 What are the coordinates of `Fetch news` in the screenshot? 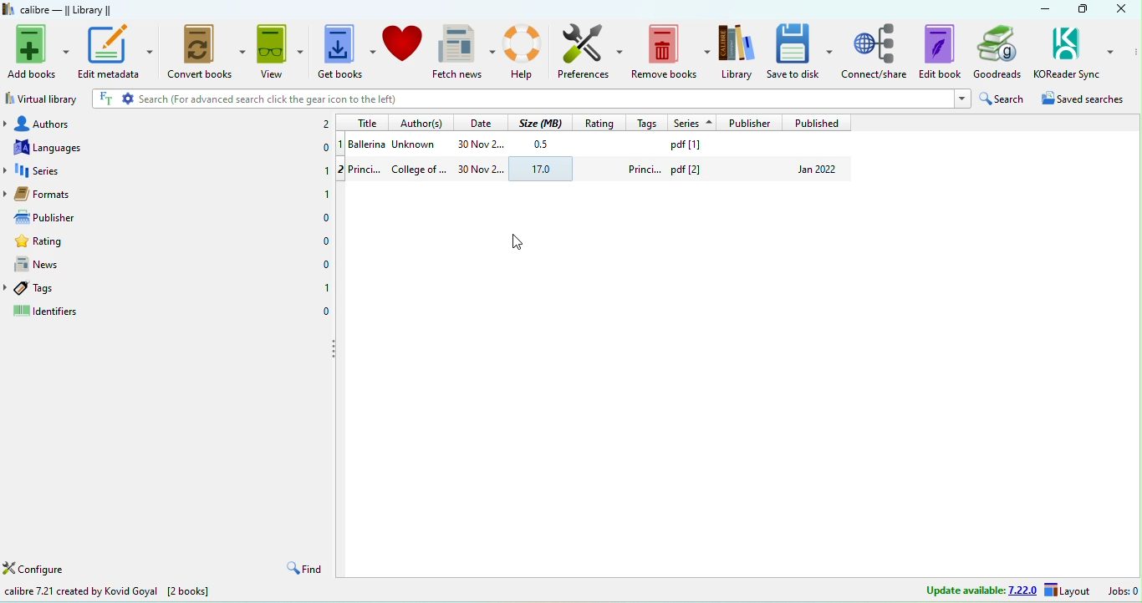 It's located at (464, 52).